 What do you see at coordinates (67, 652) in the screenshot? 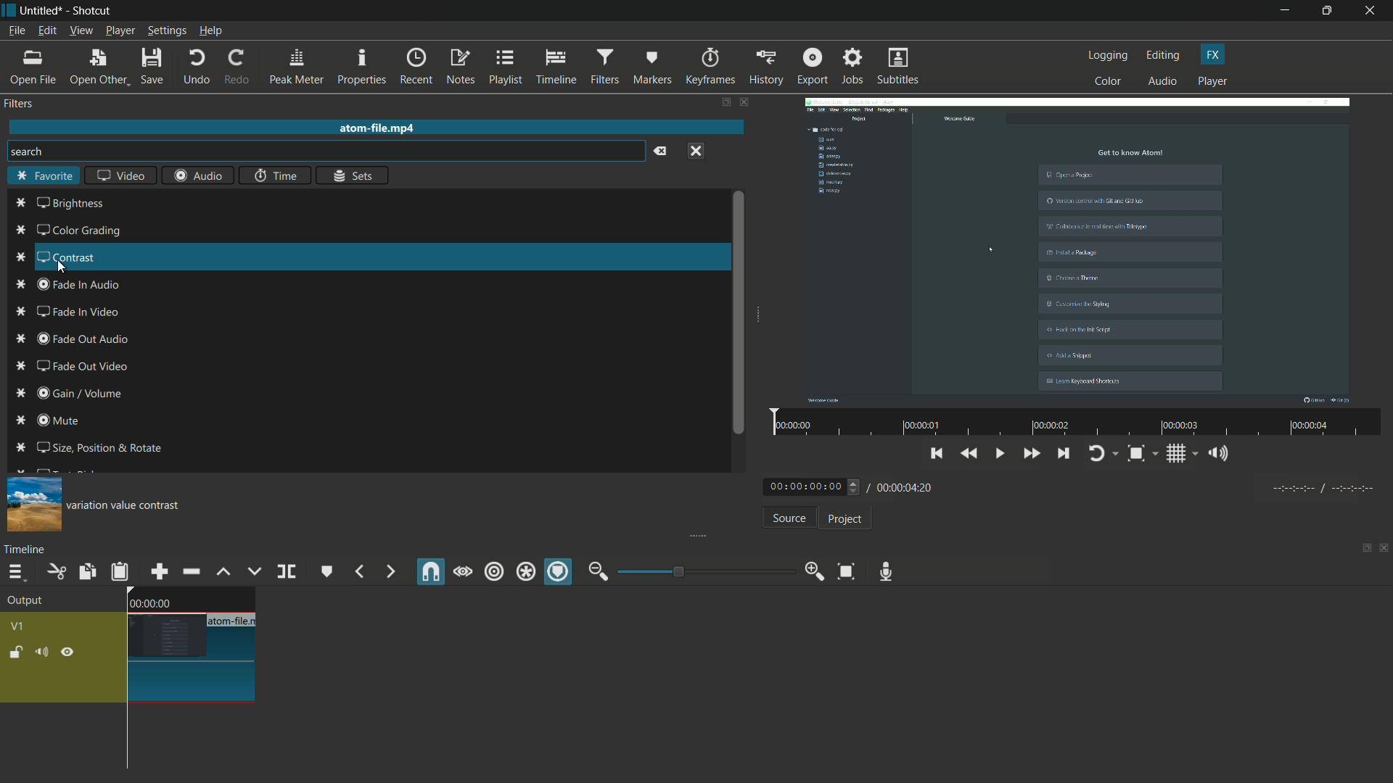
I see `hide` at bounding box center [67, 652].